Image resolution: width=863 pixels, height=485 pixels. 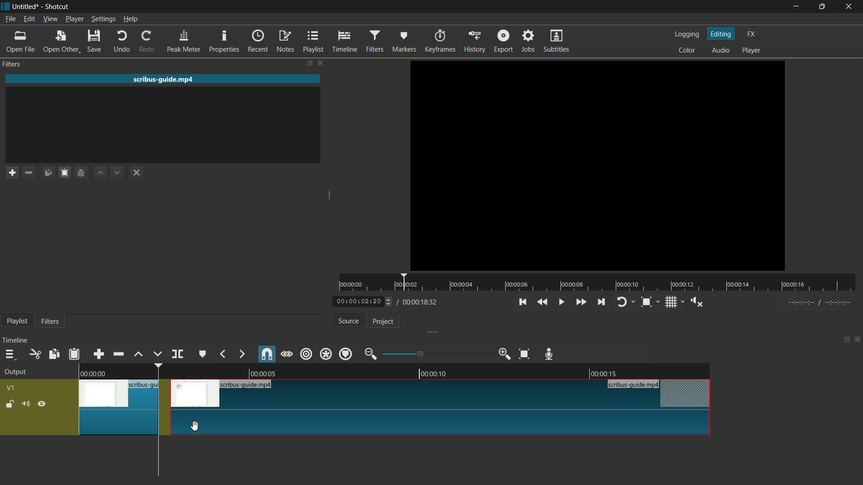 What do you see at coordinates (11, 388) in the screenshot?
I see `v1` at bounding box center [11, 388].